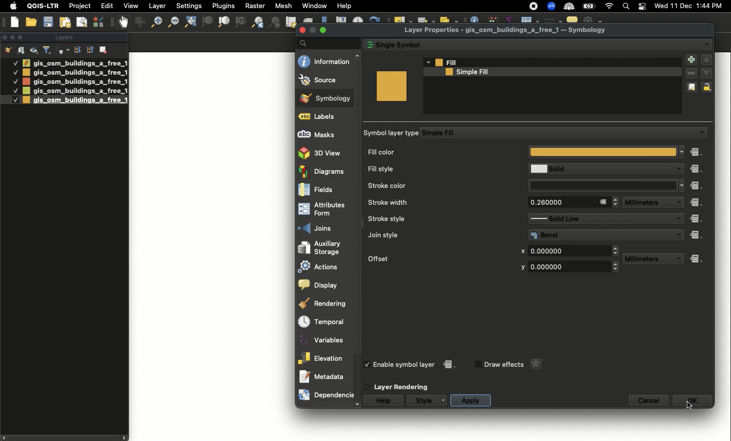  What do you see at coordinates (77, 50) in the screenshot?
I see `Sort descending` at bounding box center [77, 50].